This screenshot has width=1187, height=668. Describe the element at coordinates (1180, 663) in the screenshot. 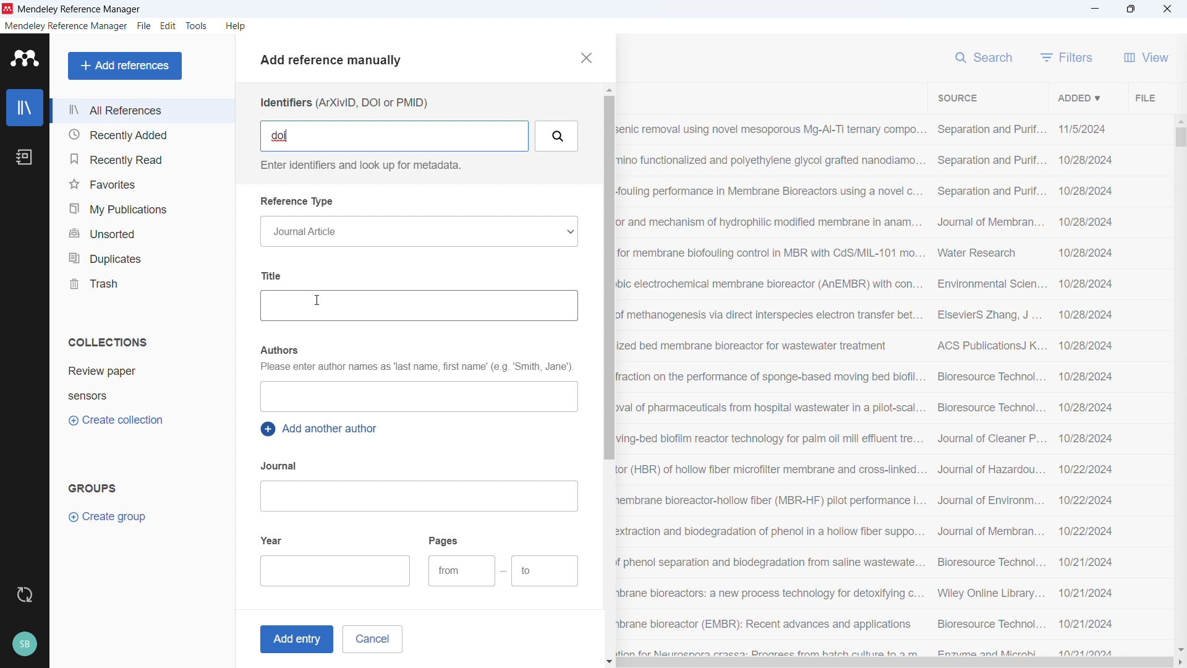

I see `Scroll right ` at that location.